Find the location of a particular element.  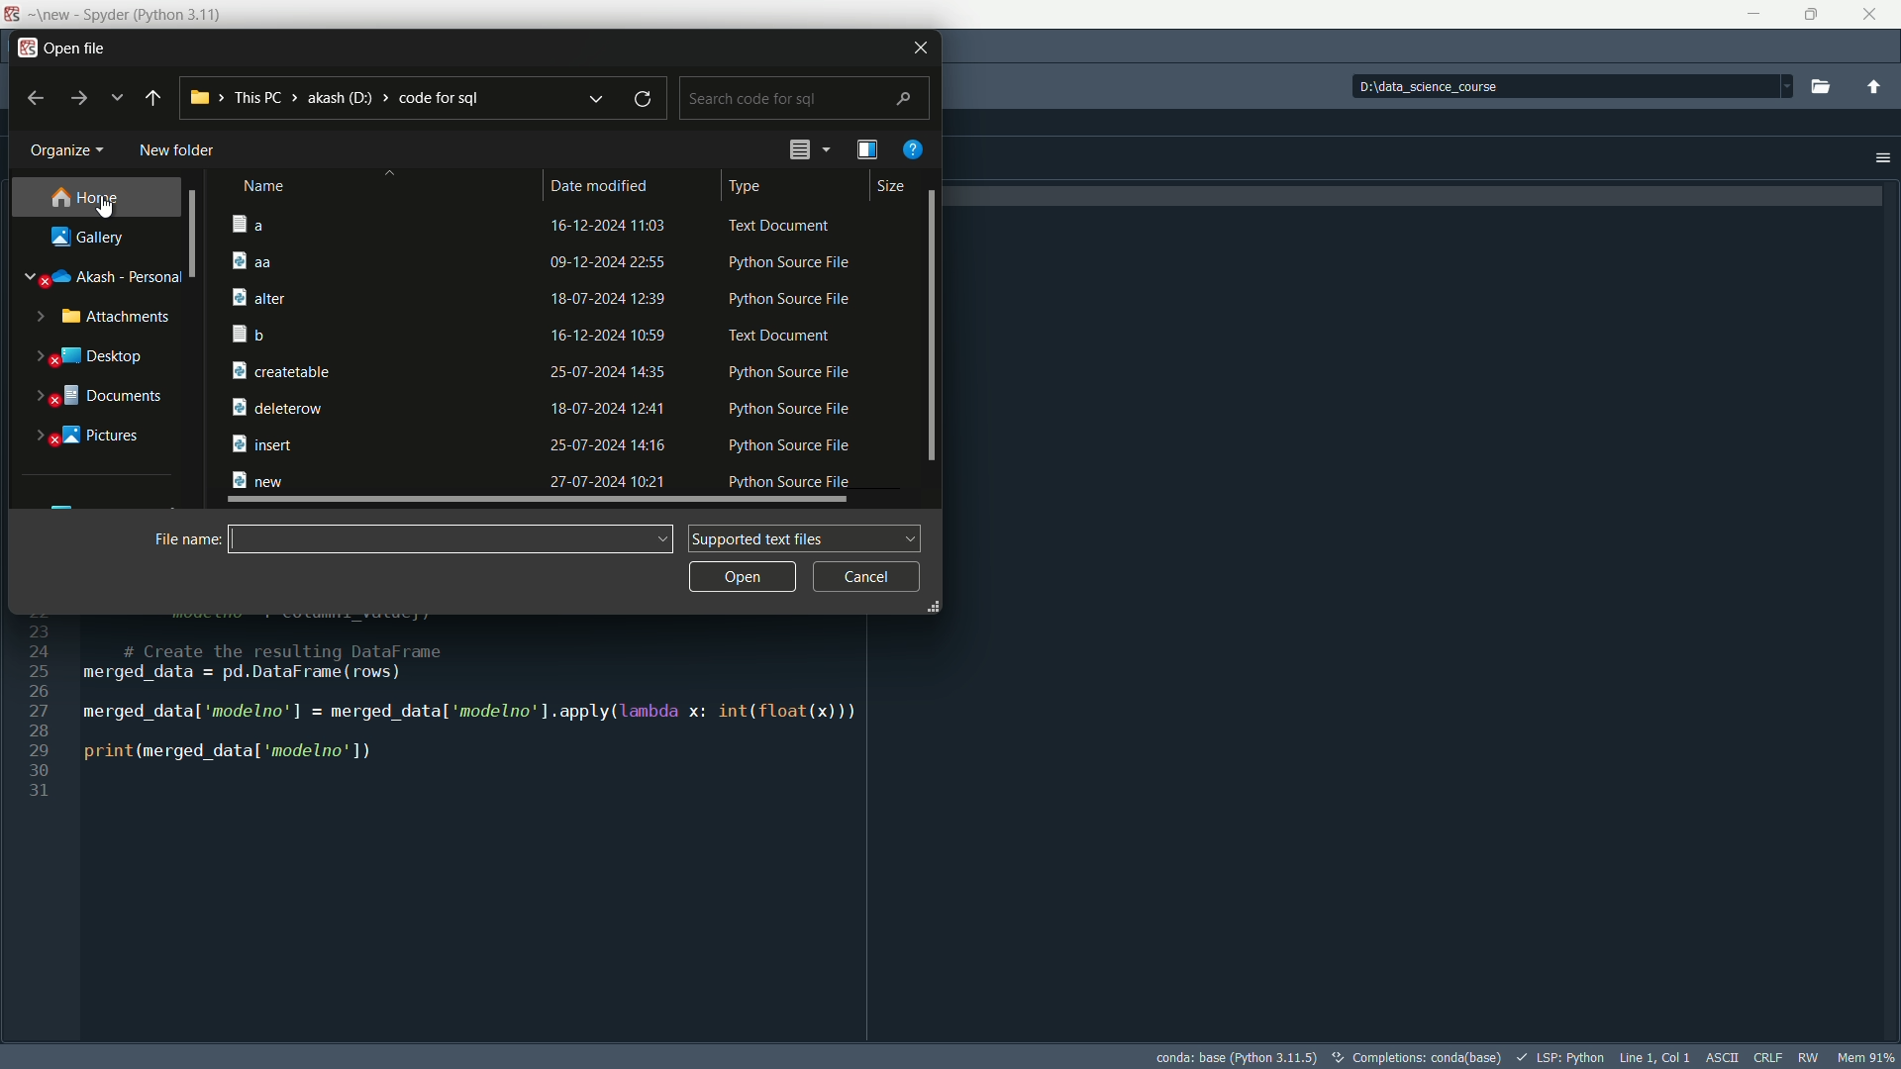

type is located at coordinates (750, 186).